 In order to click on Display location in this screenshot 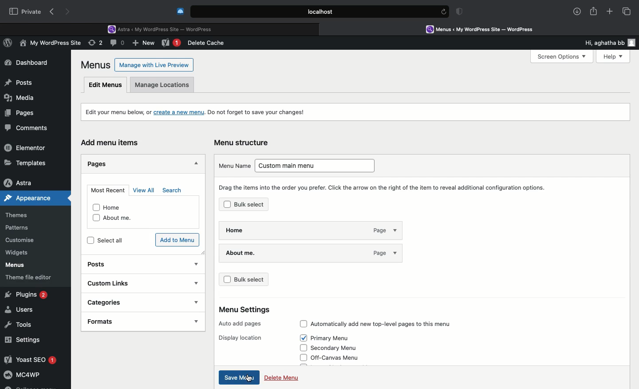, I will do `click(245, 338)`.